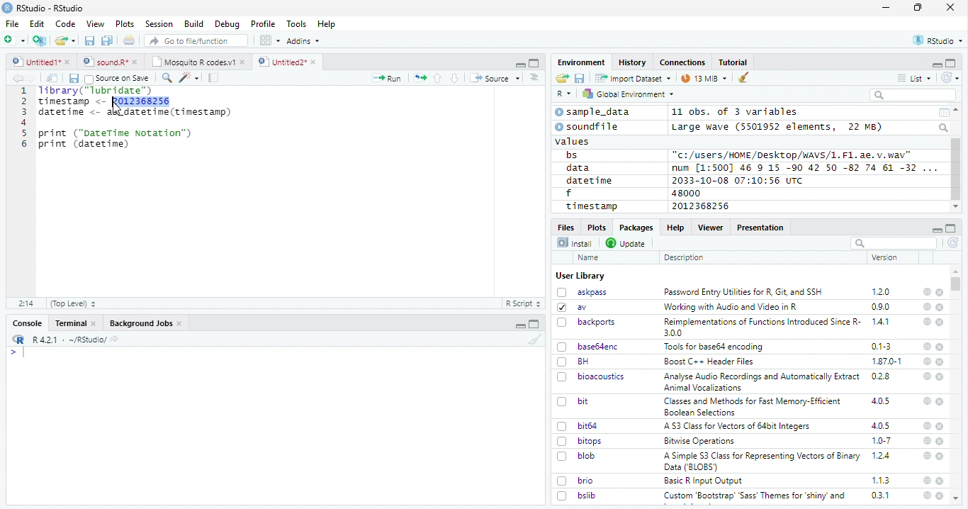 This screenshot has width=968, height=509. What do you see at coordinates (64, 41) in the screenshot?
I see `open an existing file` at bounding box center [64, 41].